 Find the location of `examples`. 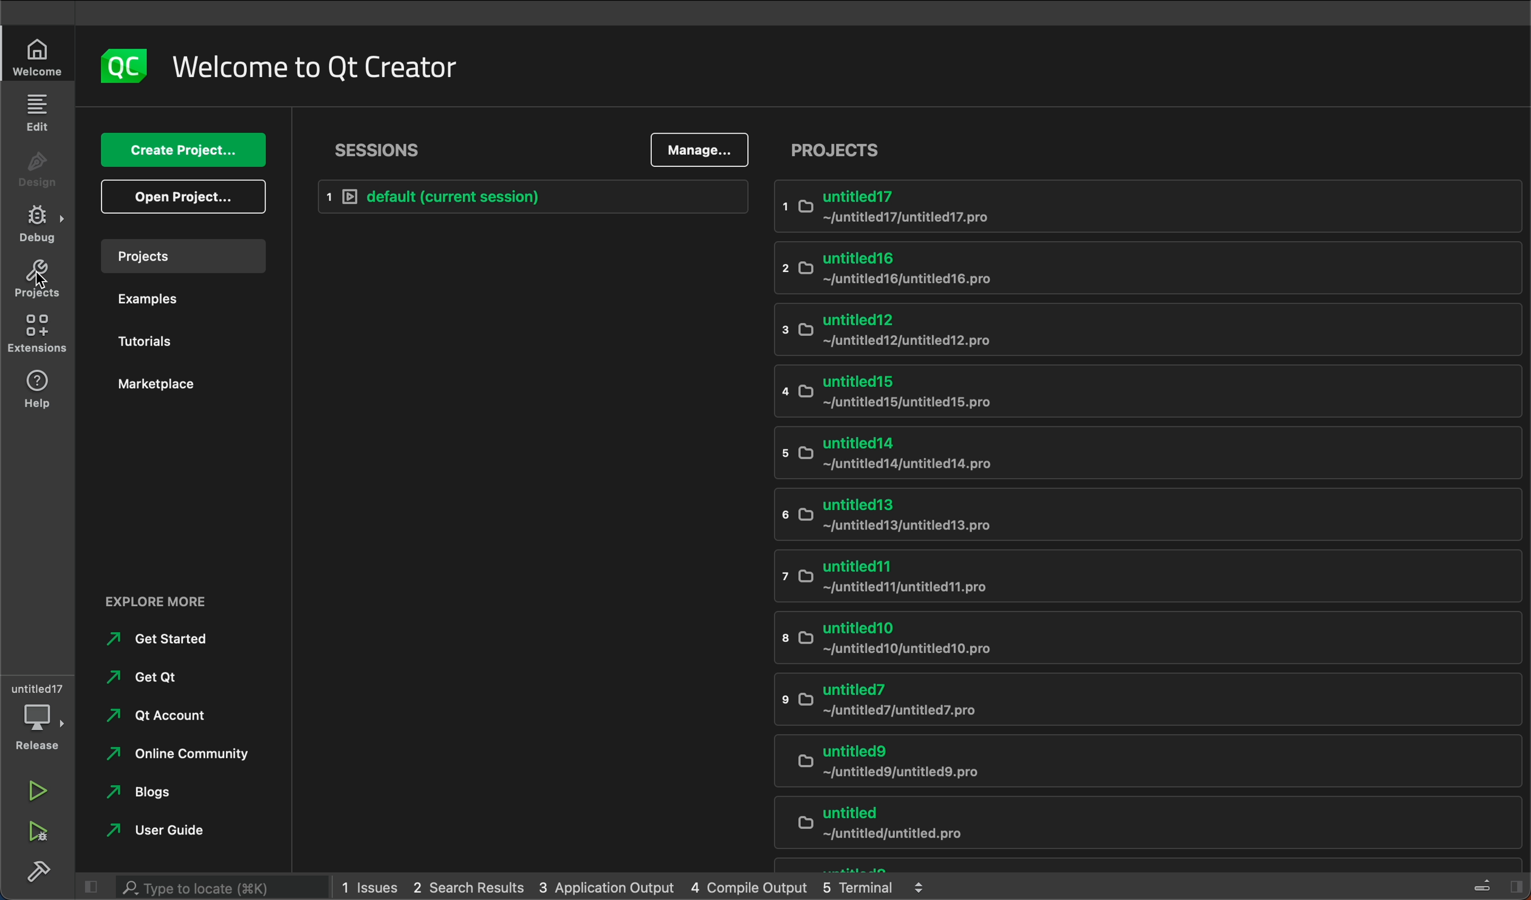

examples is located at coordinates (181, 299).